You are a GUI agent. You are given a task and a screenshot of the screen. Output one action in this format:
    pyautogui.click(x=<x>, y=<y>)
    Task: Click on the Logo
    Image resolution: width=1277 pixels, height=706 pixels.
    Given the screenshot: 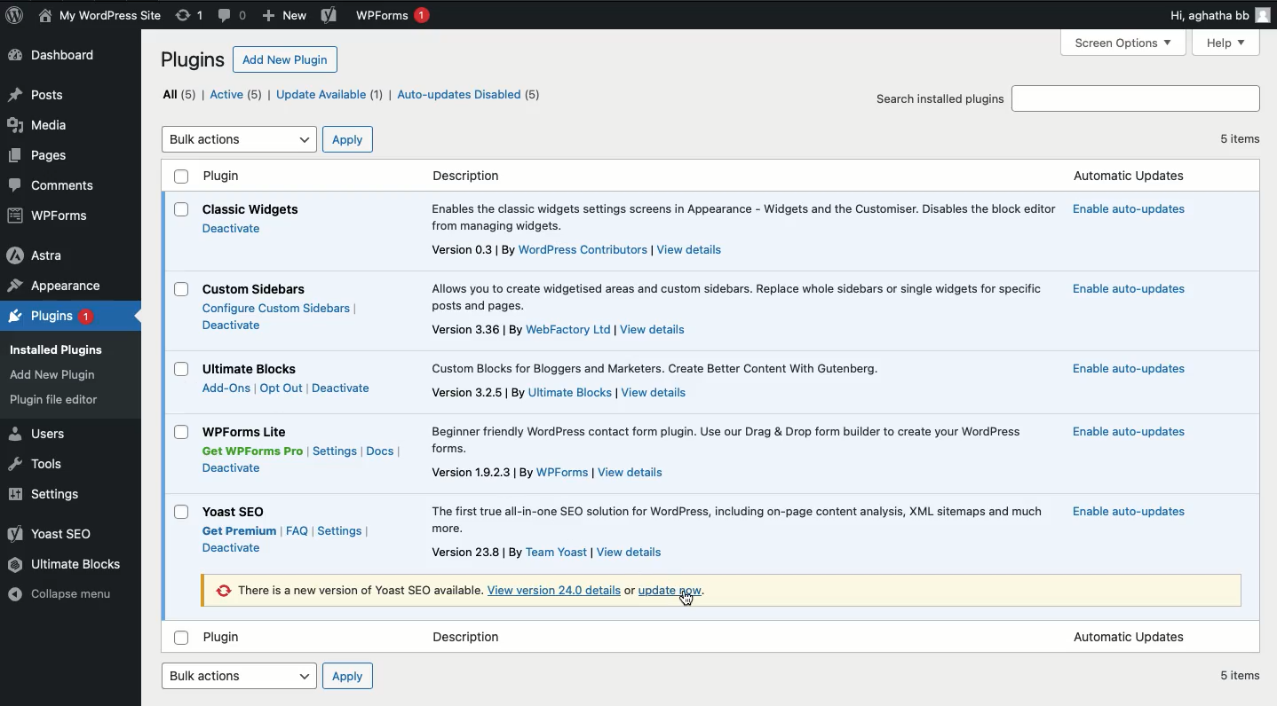 What is the action you would take?
    pyautogui.click(x=15, y=16)
    